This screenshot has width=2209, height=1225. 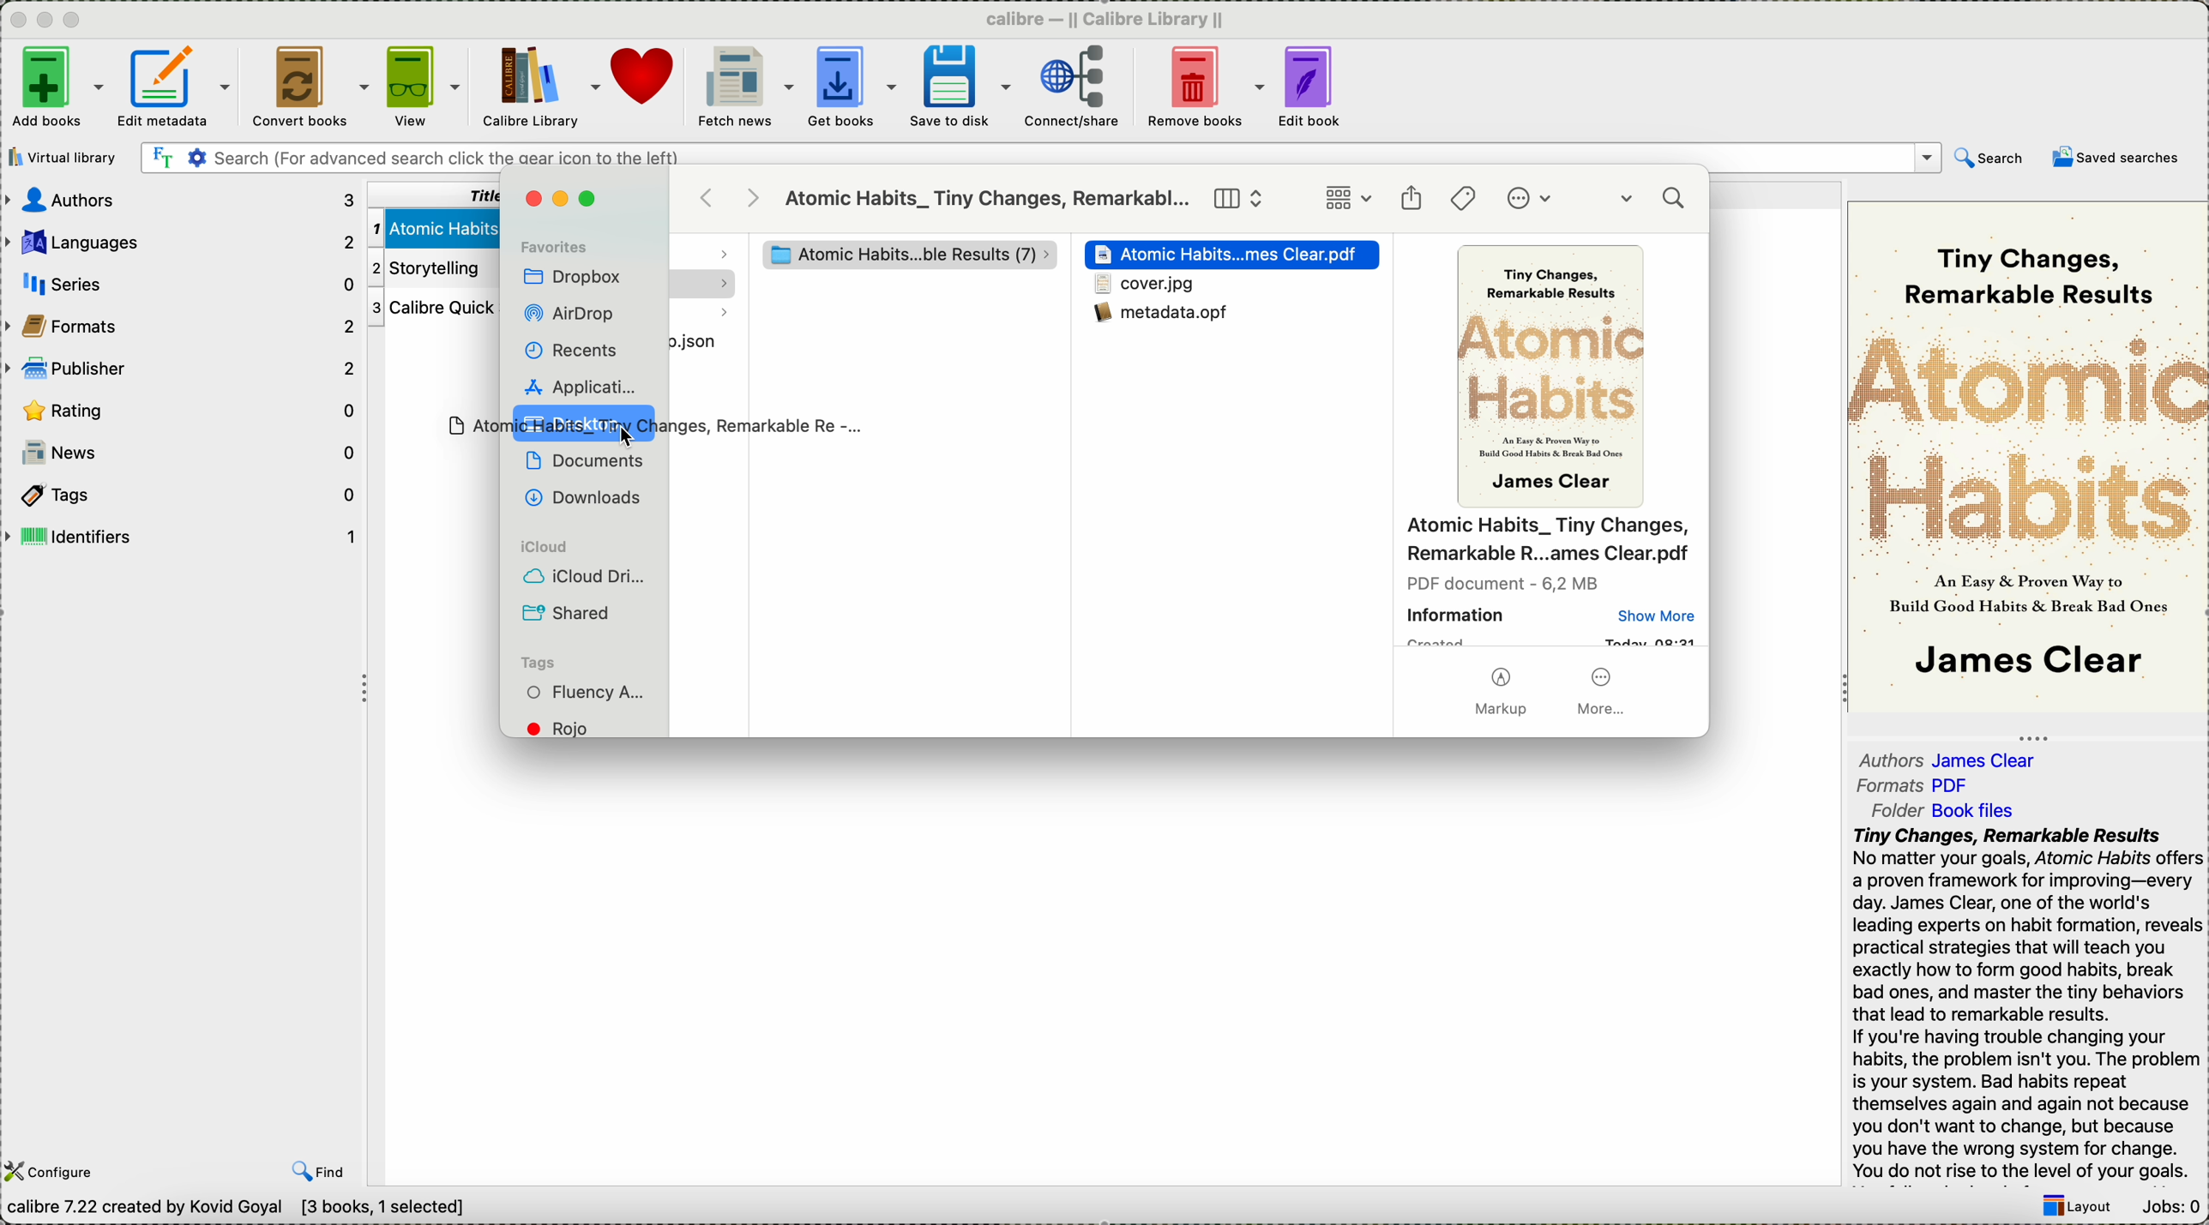 I want to click on file name, so click(x=1549, y=542).